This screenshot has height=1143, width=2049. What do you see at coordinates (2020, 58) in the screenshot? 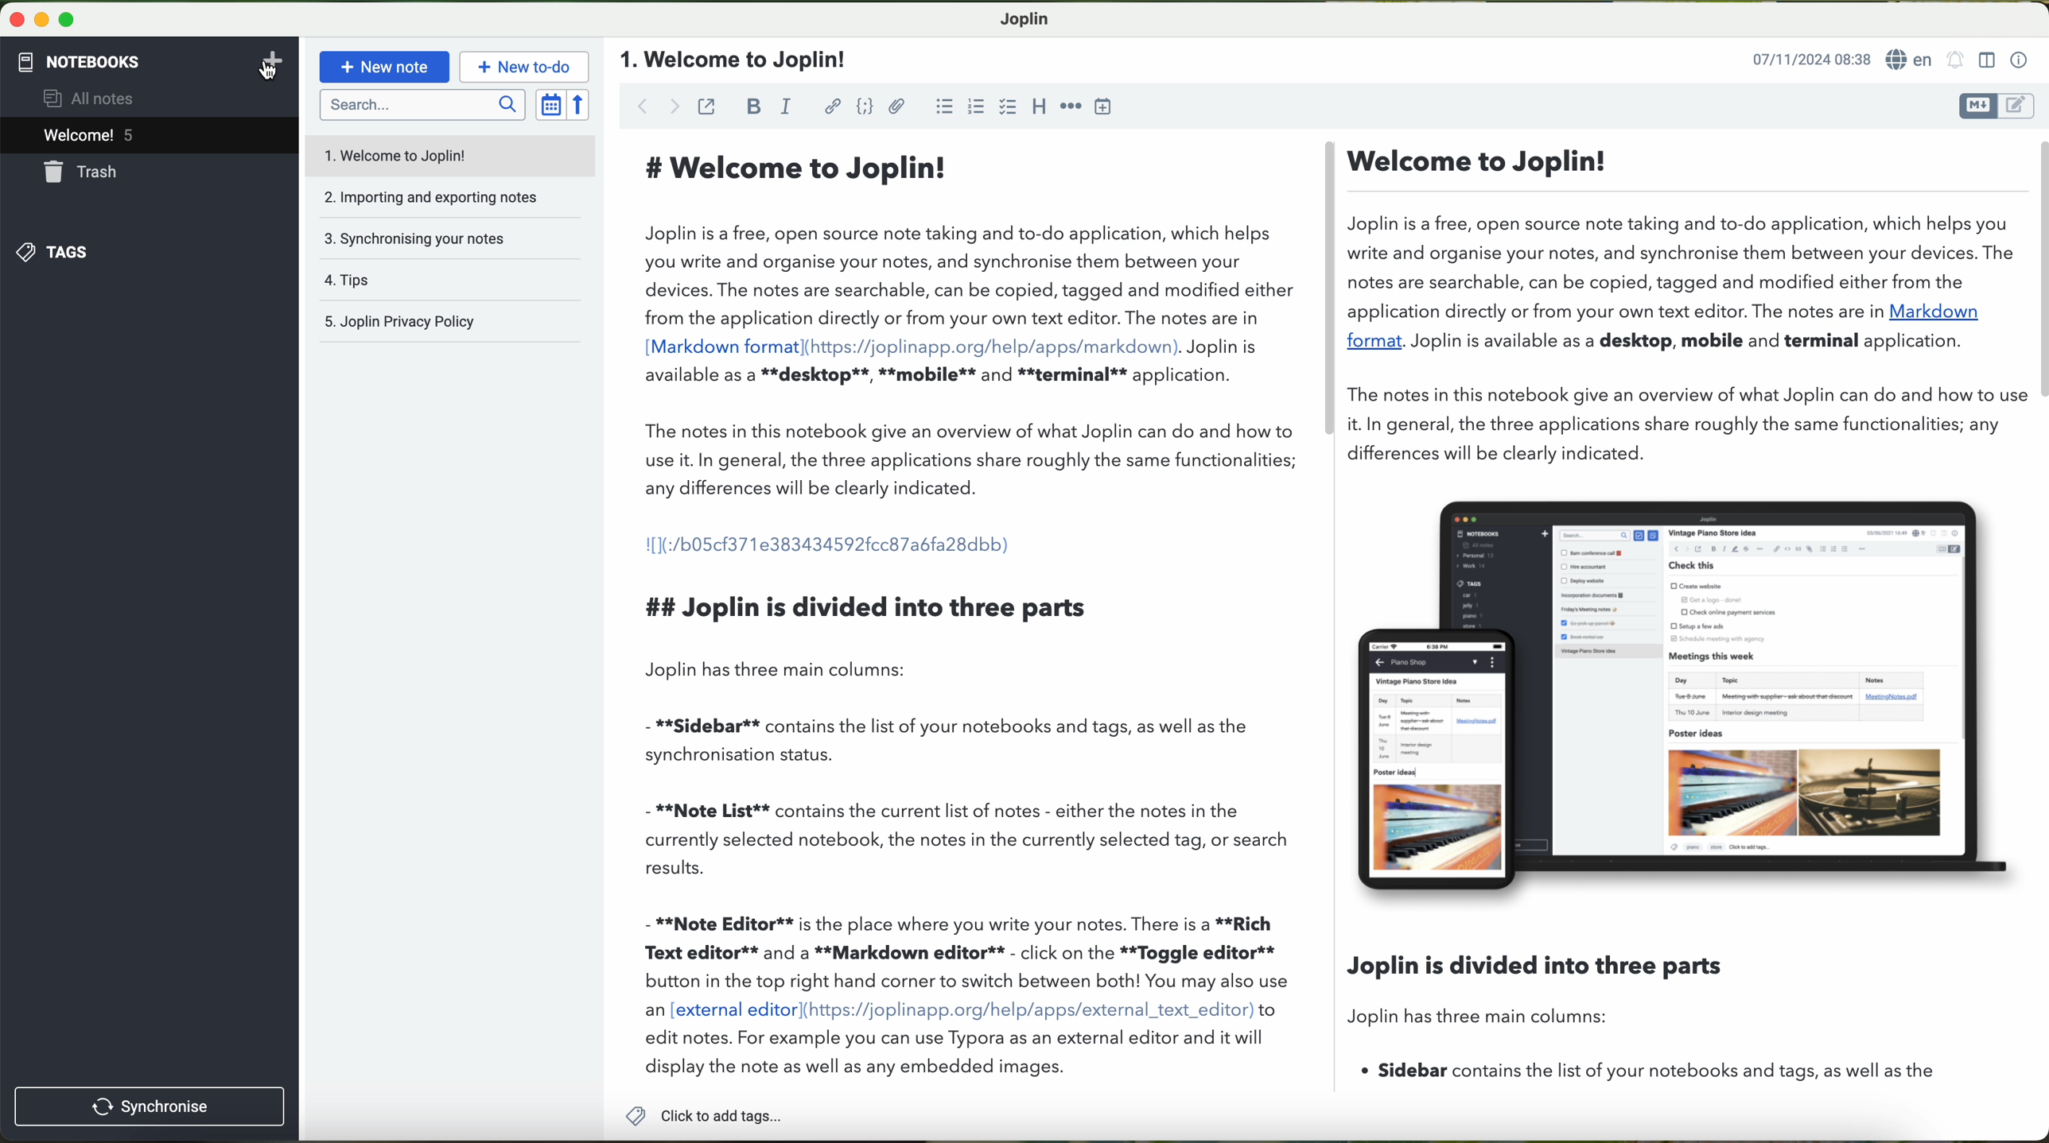
I see `note properties` at bounding box center [2020, 58].